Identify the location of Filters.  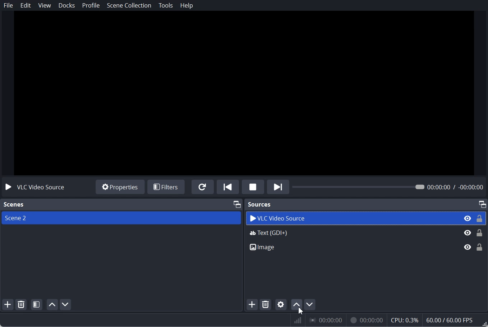
(166, 187).